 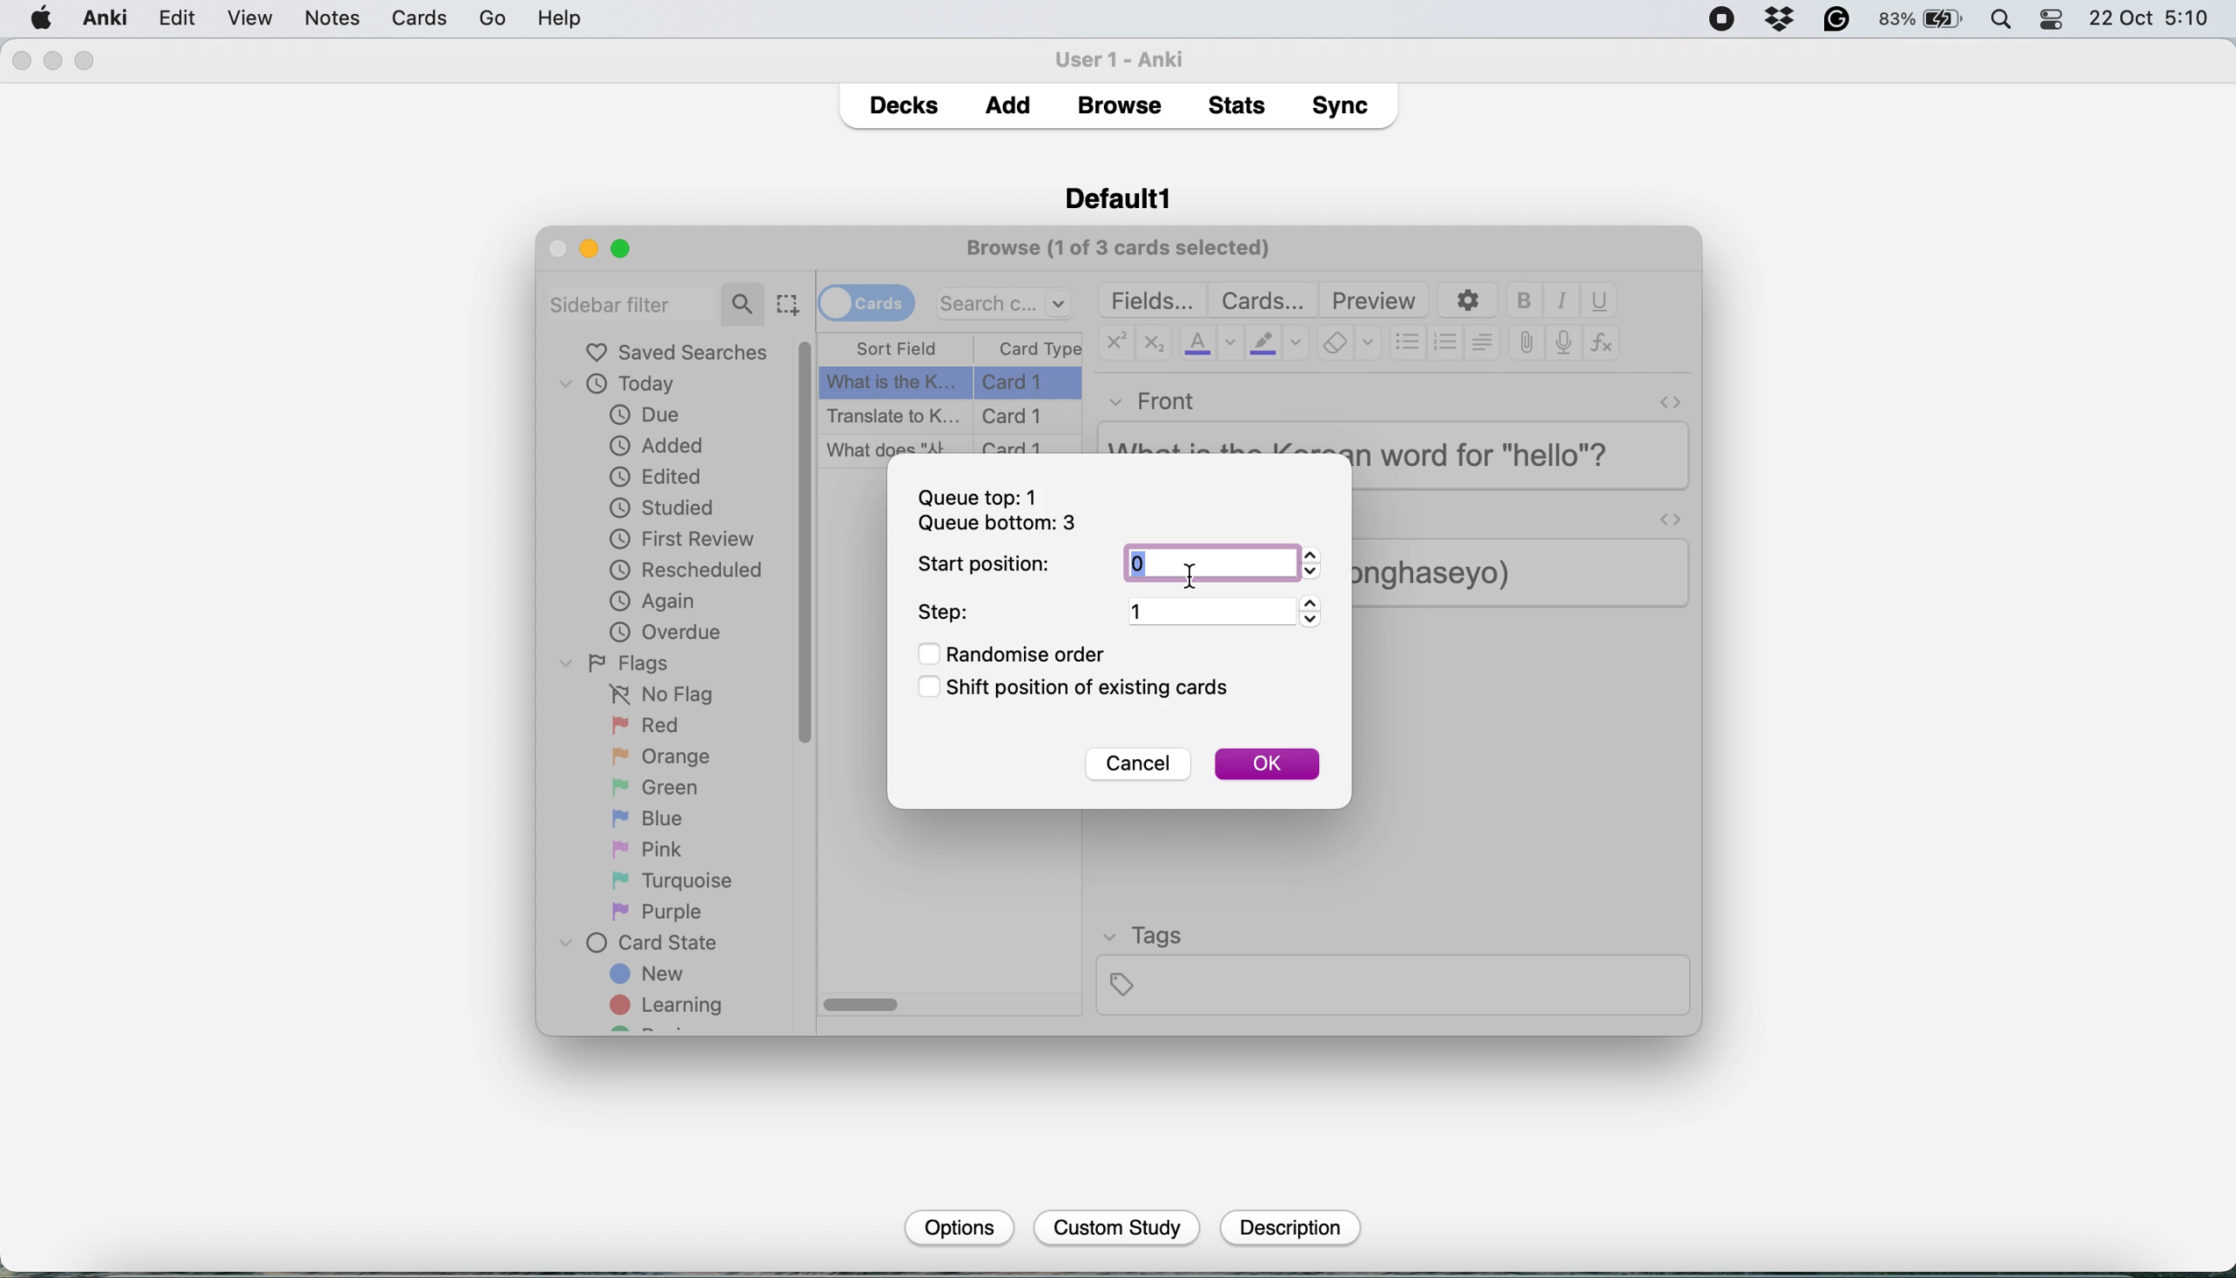 I want to click on step:, so click(x=948, y=613).